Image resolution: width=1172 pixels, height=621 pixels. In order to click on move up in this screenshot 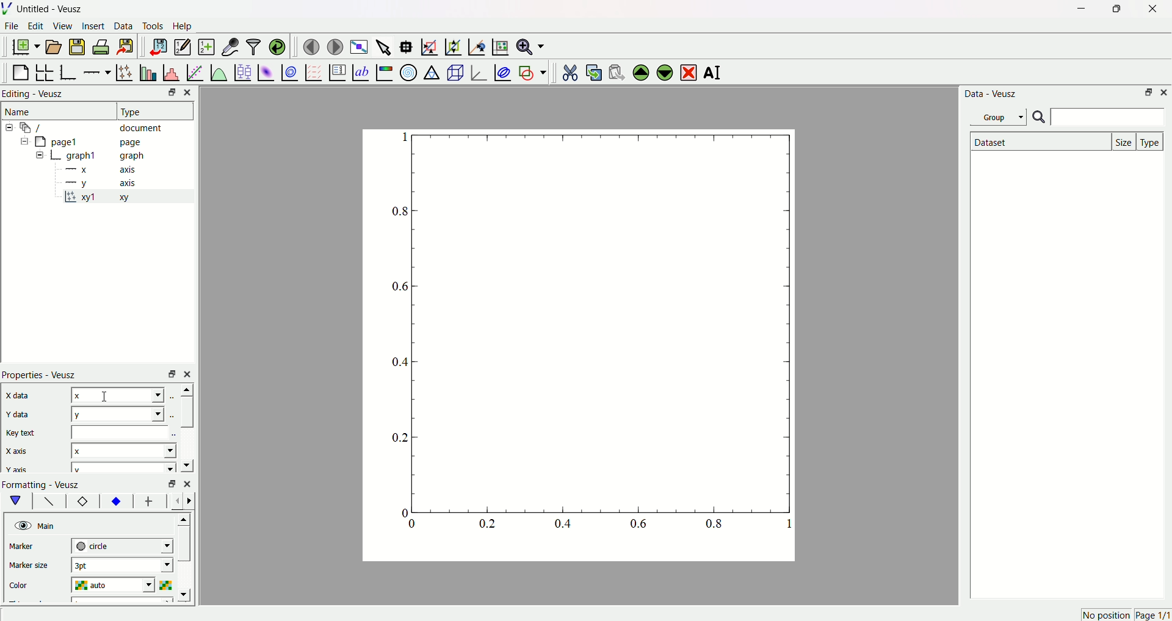, I will do `click(186, 517)`.